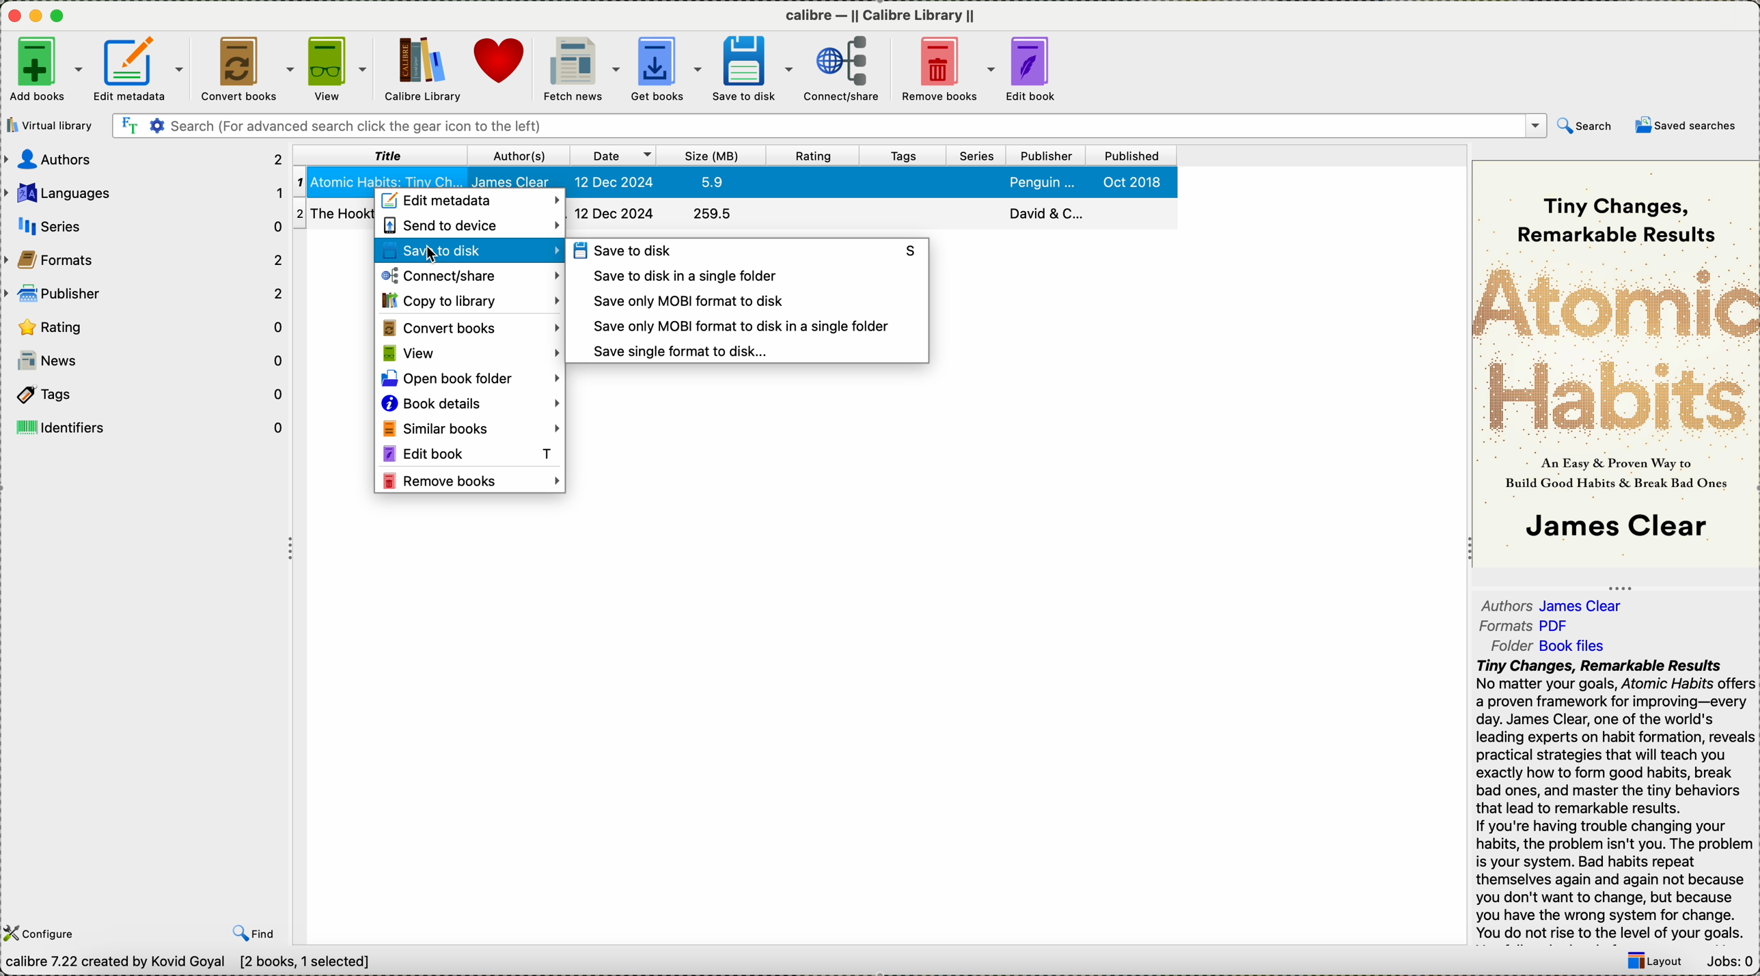 This screenshot has height=976, width=1760. Describe the element at coordinates (469, 430) in the screenshot. I see `similar books` at that location.